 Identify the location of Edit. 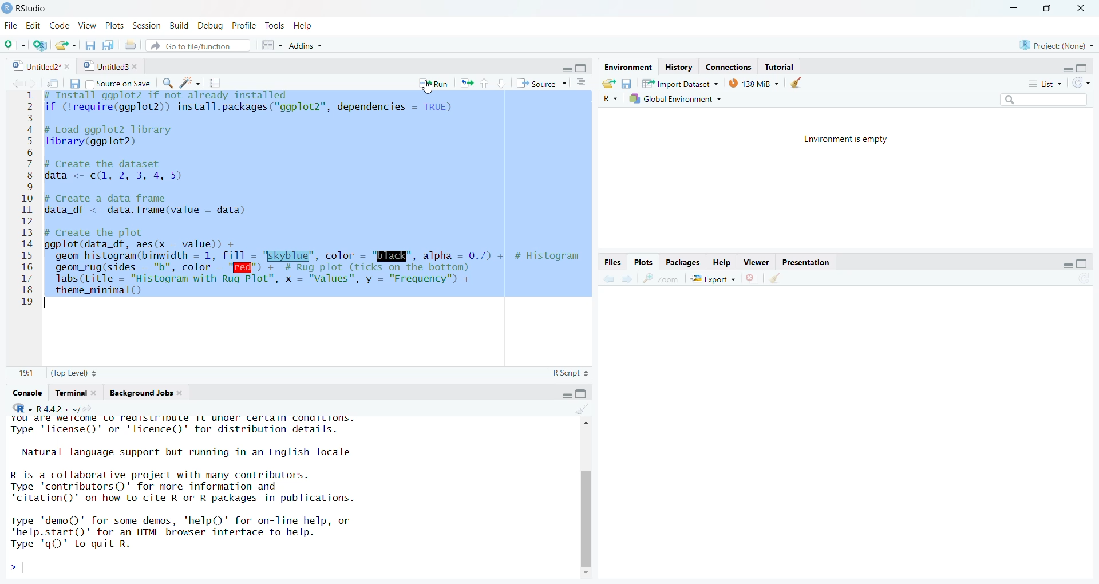
(30, 25).